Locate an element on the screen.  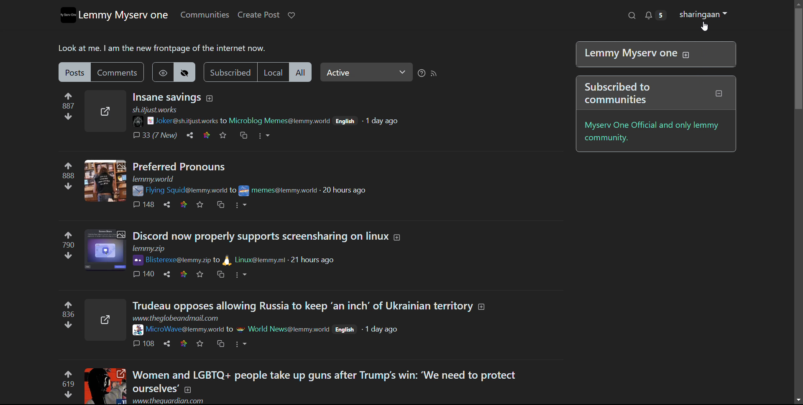
scroll up is located at coordinates (798, 3).